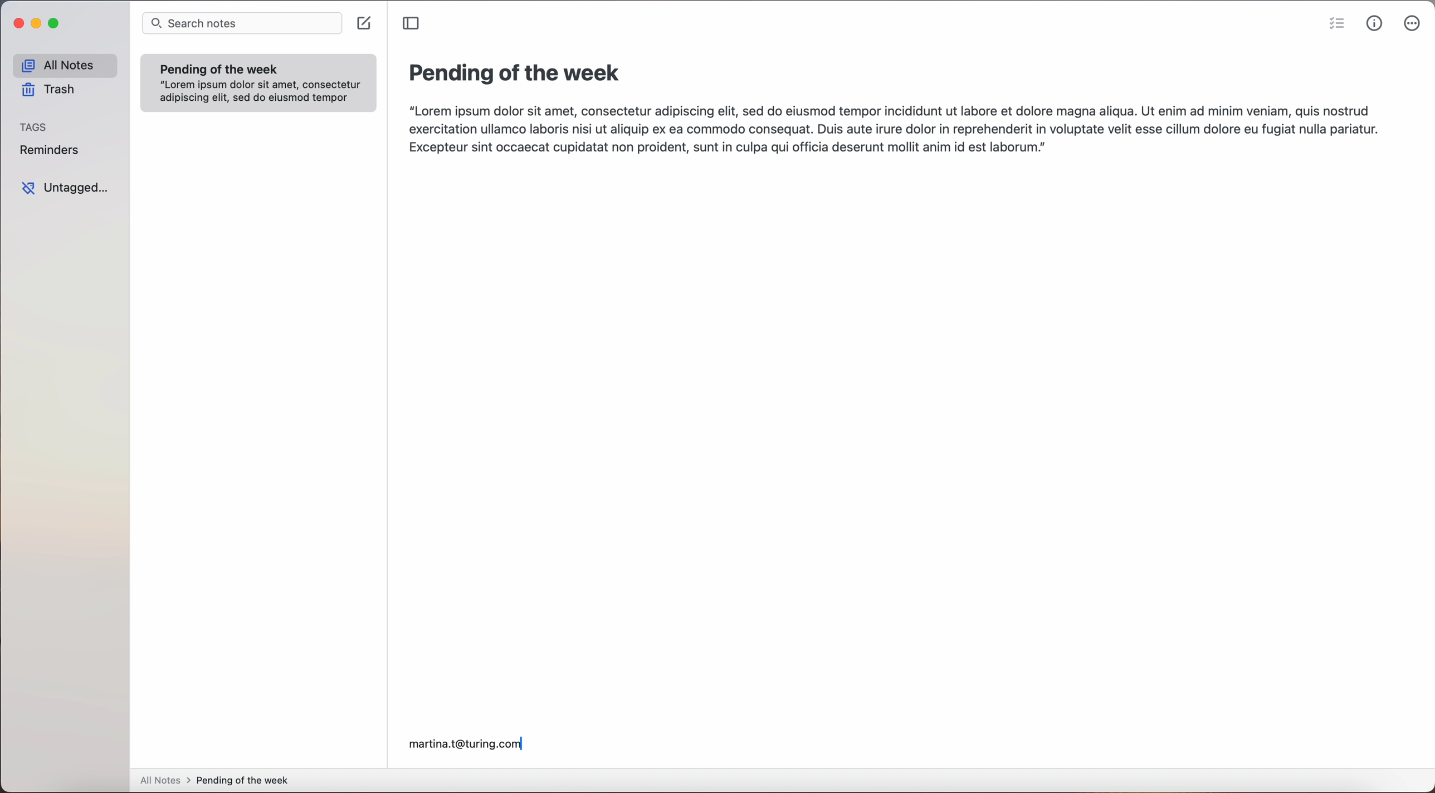 This screenshot has height=793, width=1435. What do you see at coordinates (1334, 24) in the screenshot?
I see `check list` at bounding box center [1334, 24].